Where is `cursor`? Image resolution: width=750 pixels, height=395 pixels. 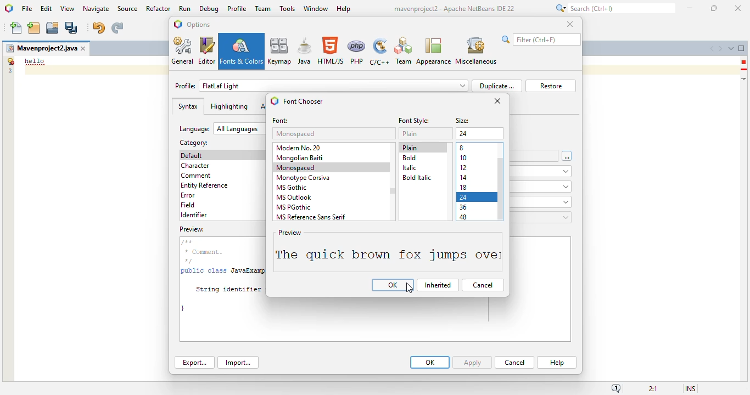
cursor is located at coordinates (410, 289).